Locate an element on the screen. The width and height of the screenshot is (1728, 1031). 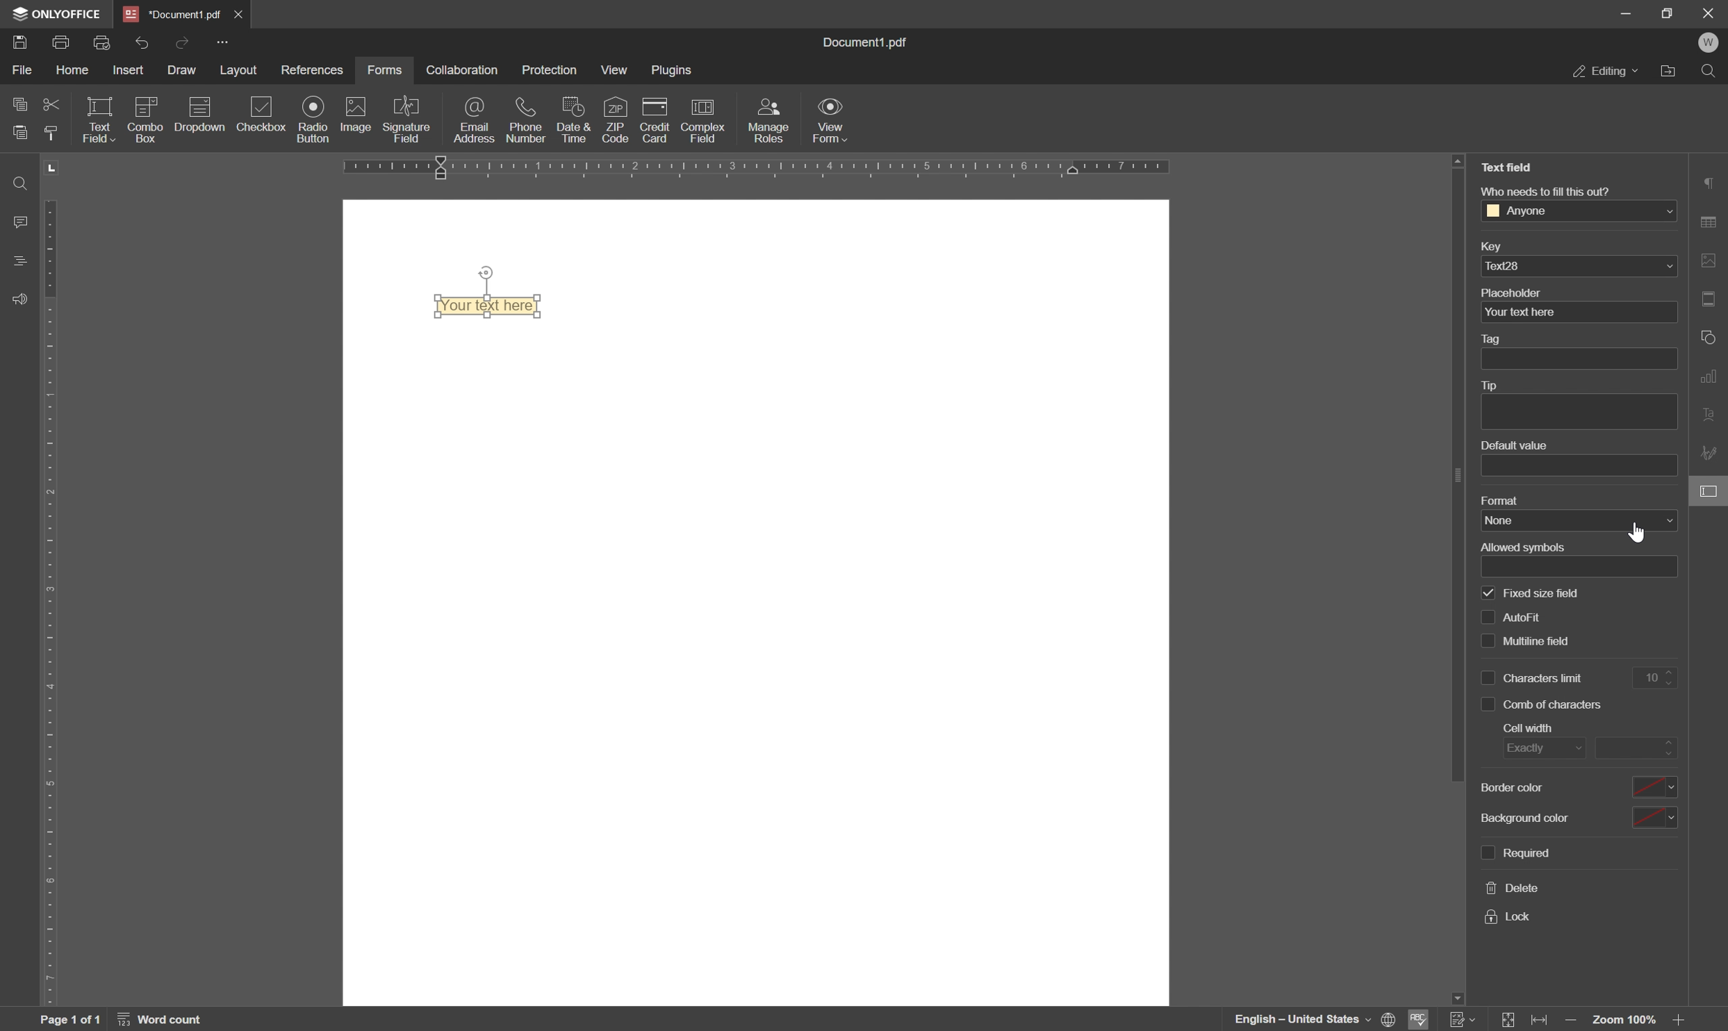
fit to width is located at coordinates (1542, 1020).